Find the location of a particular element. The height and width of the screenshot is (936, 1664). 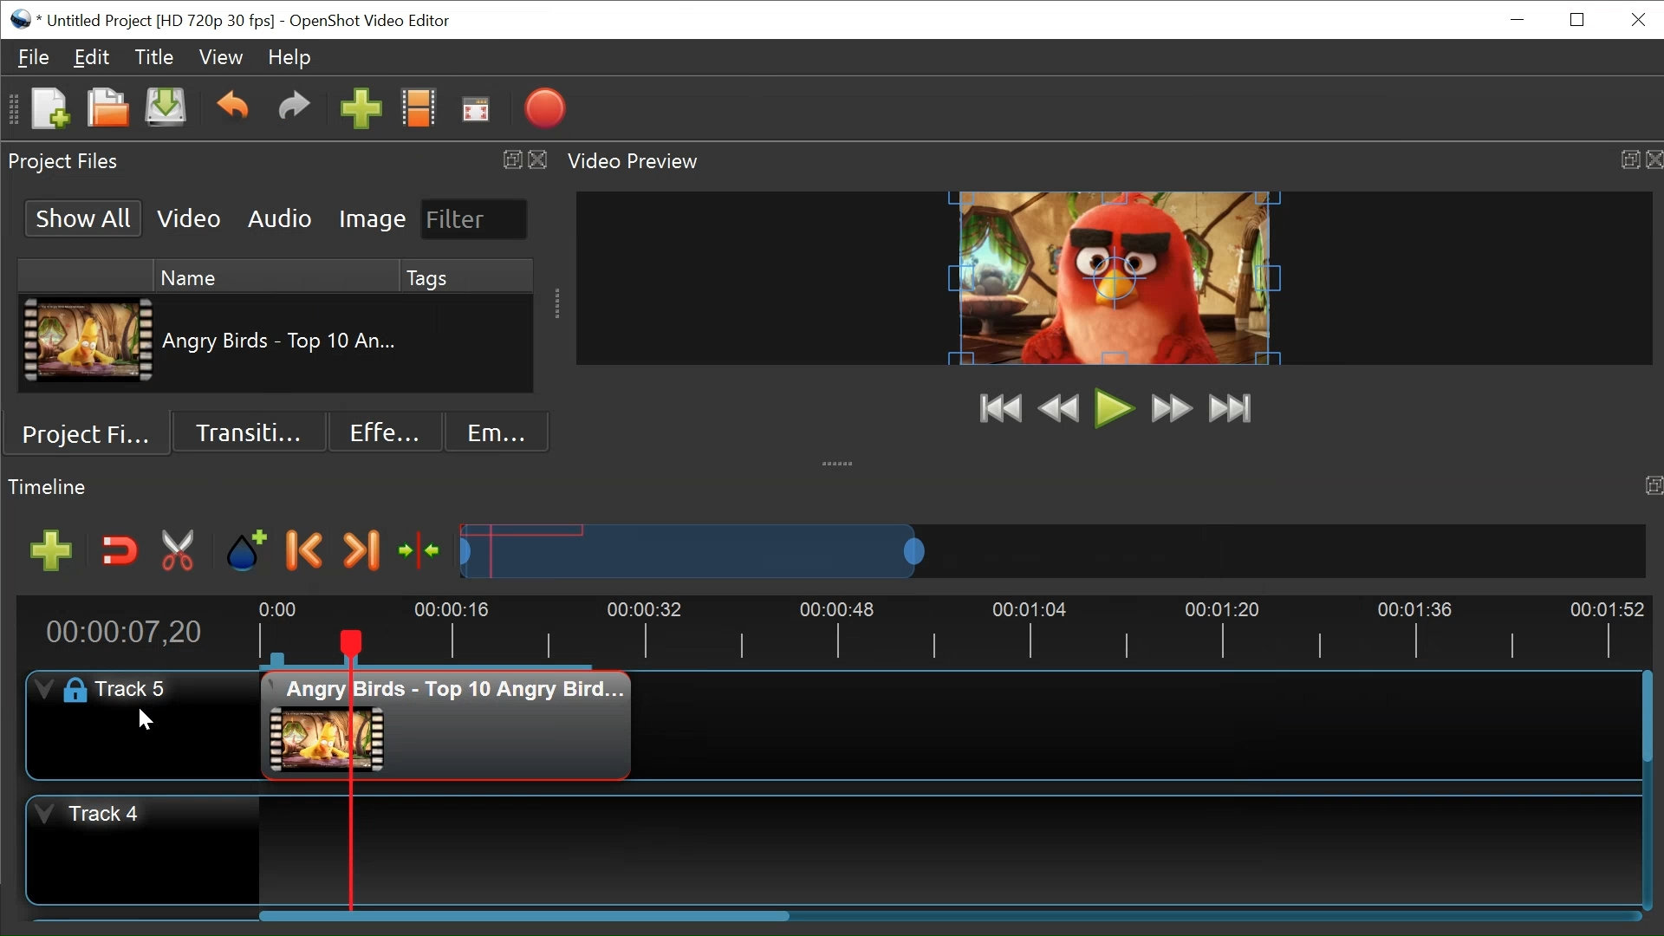

Track Header is located at coordinates (108, 814).